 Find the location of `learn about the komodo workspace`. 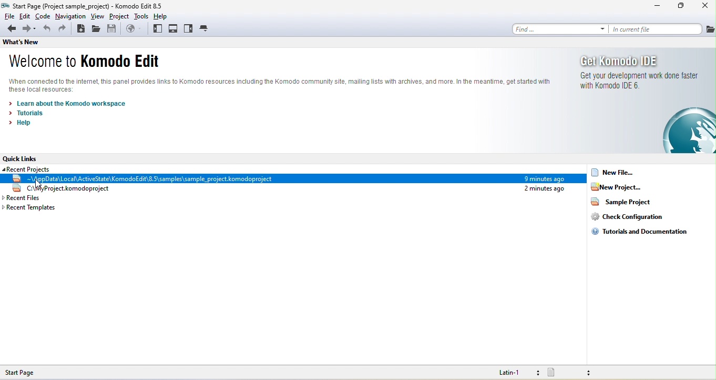

learn about the komodo workspace is located at coordinates (77, 103).